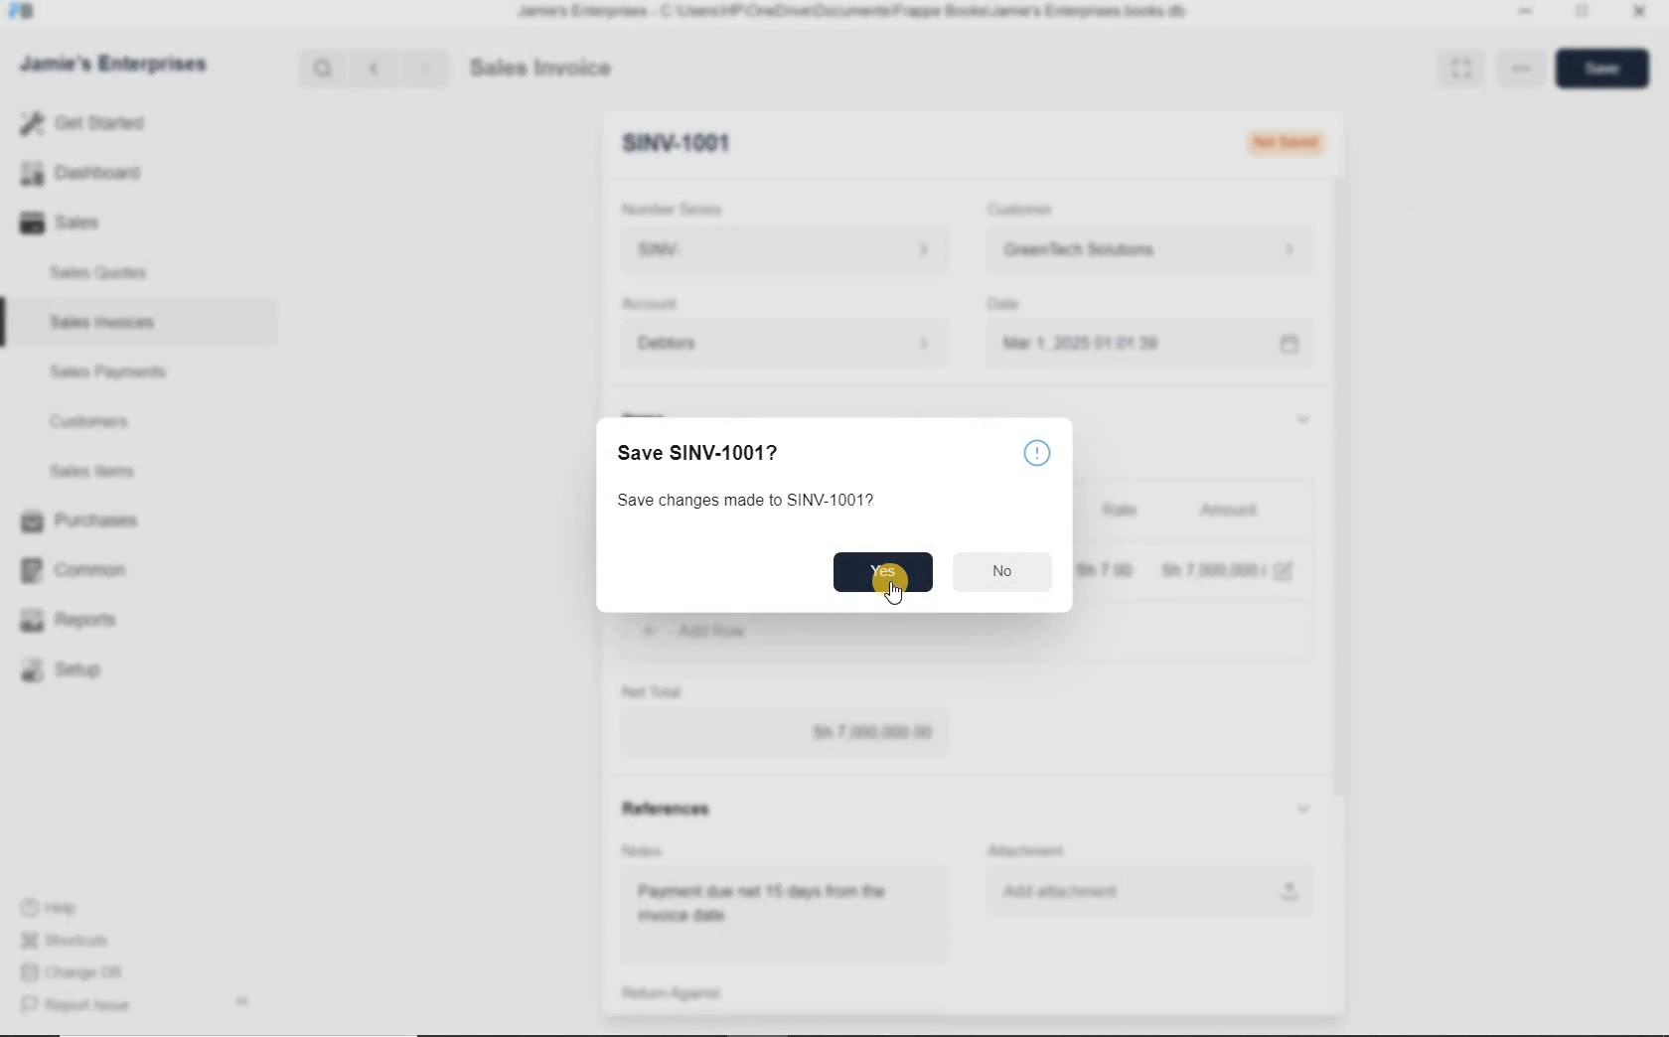  What do you see at coordinates (998, 569) in the screenshot?
I see `no` at bounding box center [998, 569].